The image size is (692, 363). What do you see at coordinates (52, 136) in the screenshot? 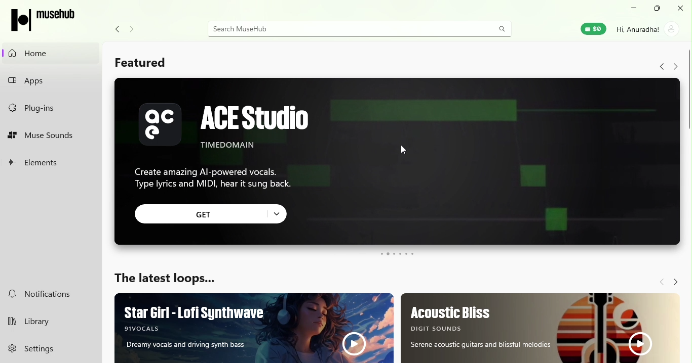
I see `muse sounds` at bounding box center [52, 136].